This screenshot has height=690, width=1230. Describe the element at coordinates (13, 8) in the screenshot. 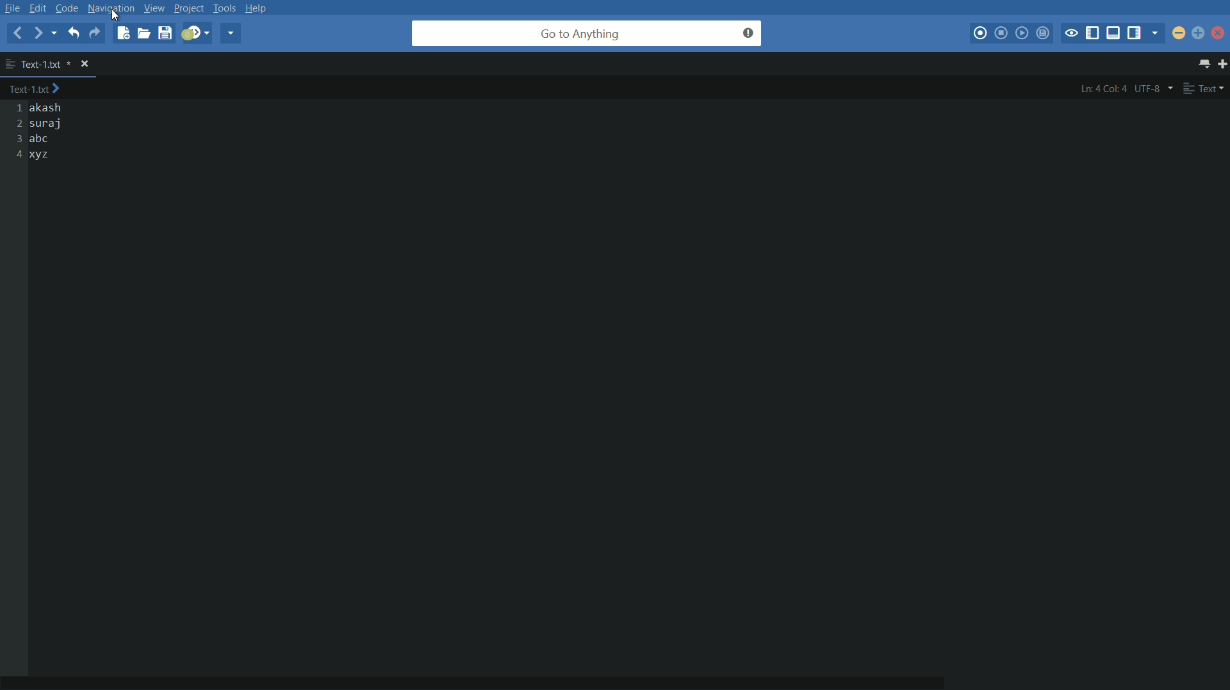

I see `file` at that location.